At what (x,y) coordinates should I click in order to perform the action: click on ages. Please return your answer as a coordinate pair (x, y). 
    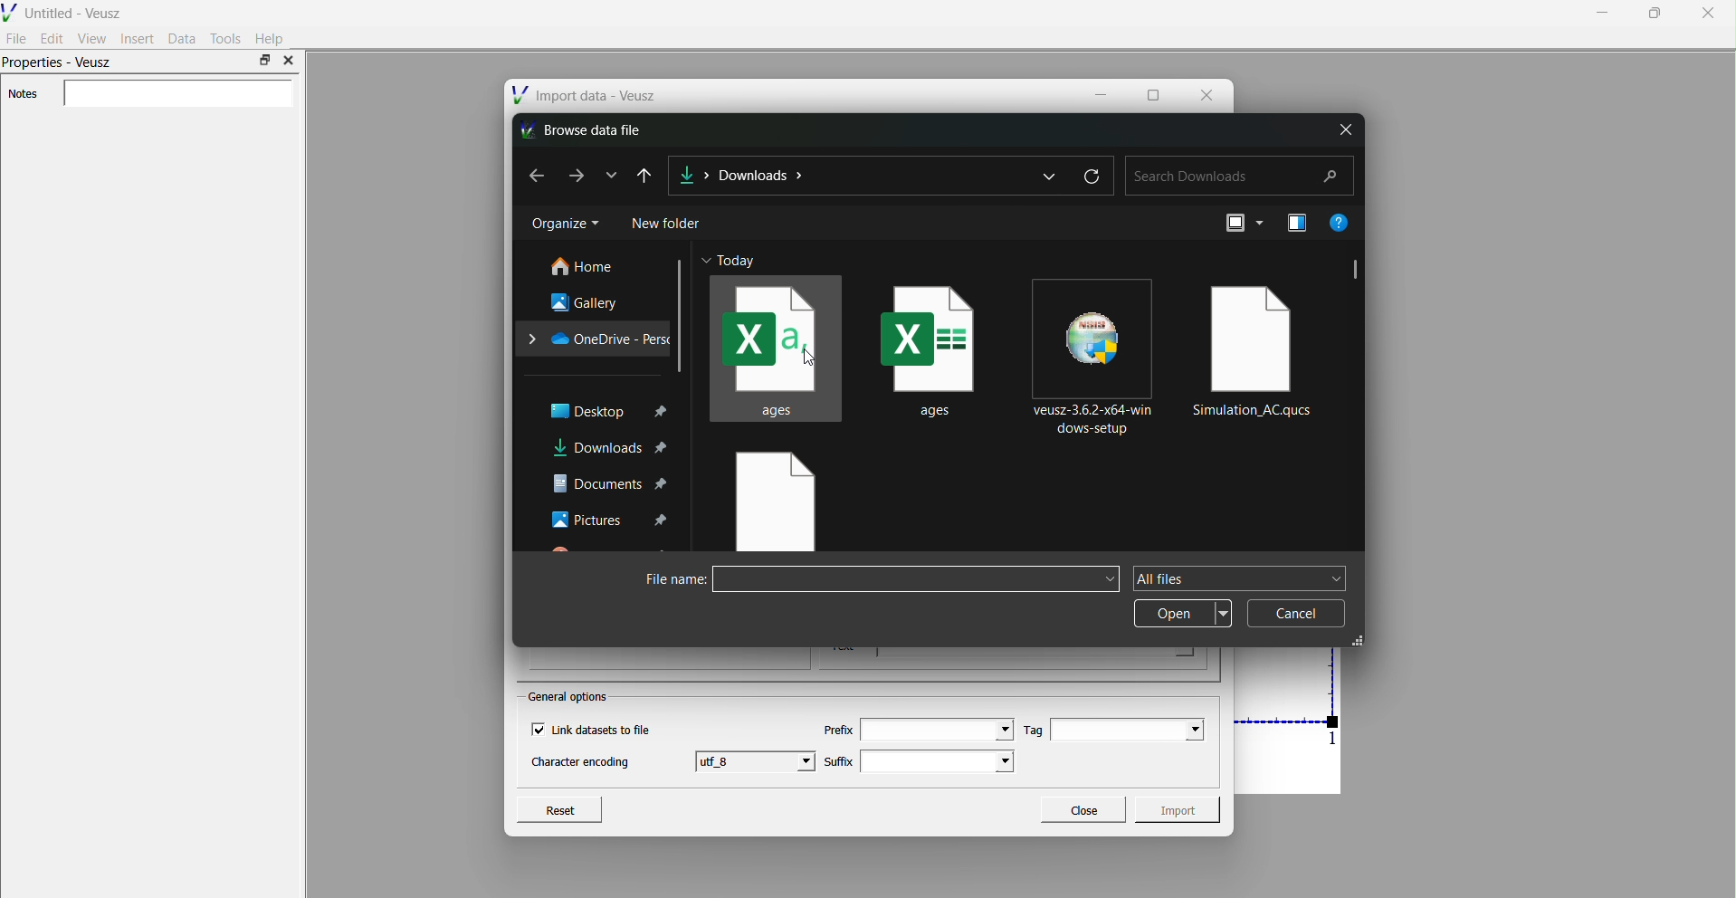
    Looking at the image, I should click on (776, 347).